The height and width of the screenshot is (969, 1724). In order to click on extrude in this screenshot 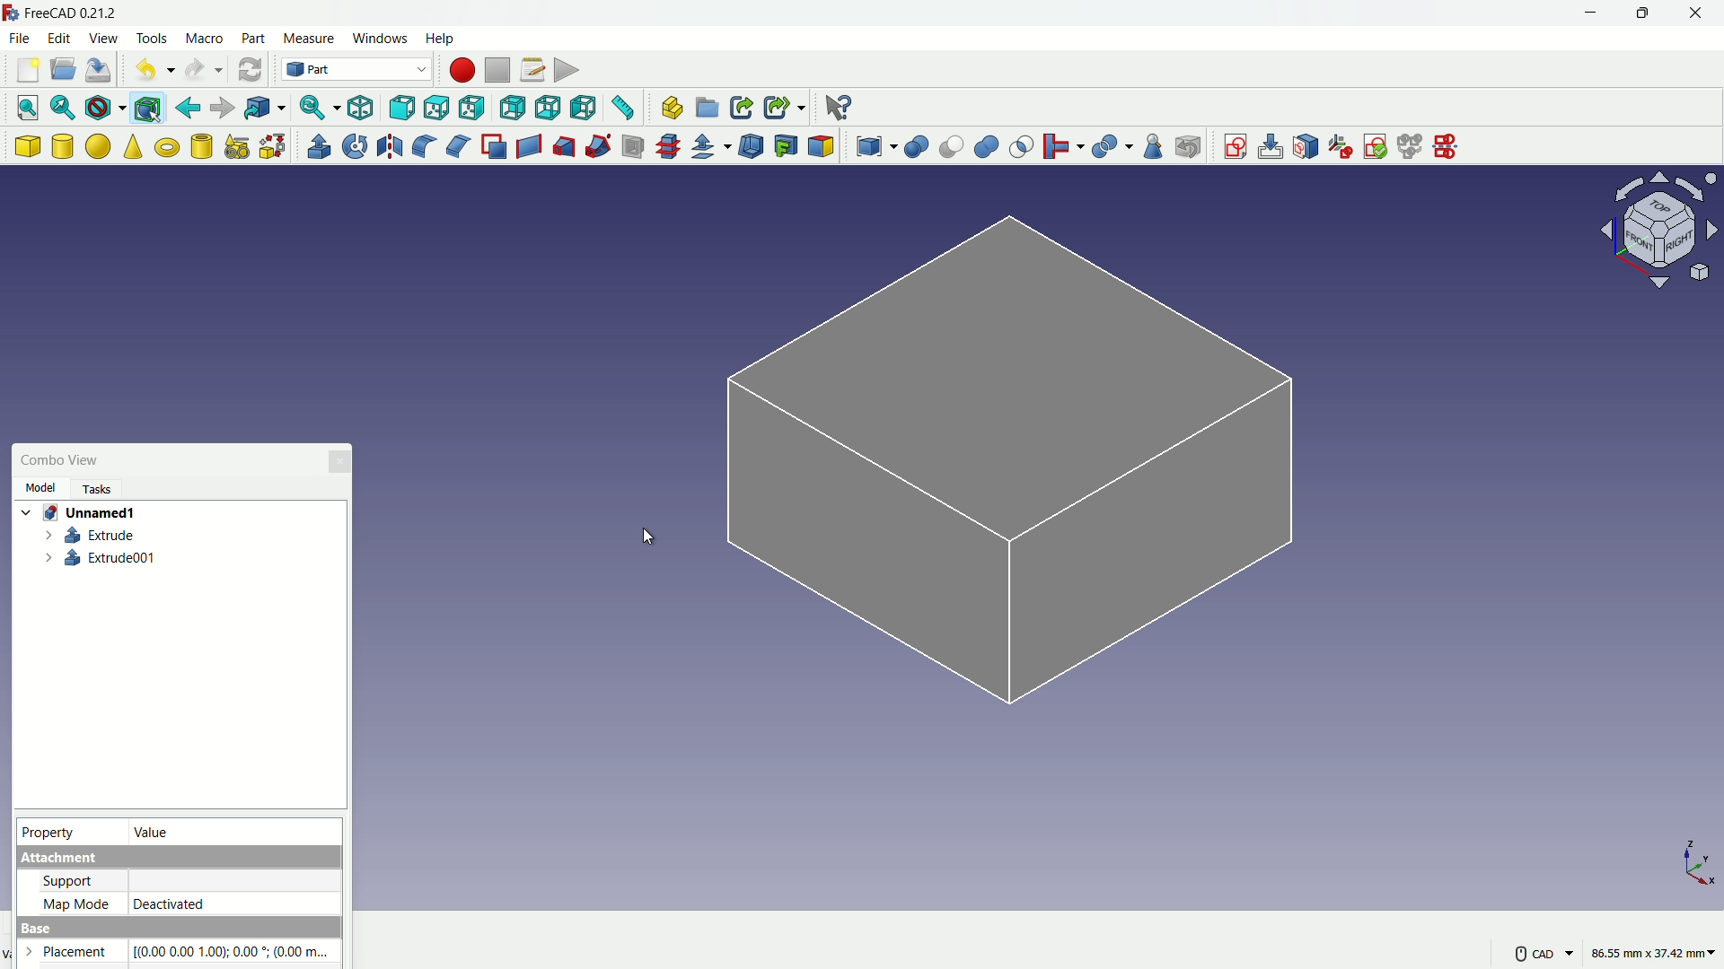, I will do `click(320, 145)`.